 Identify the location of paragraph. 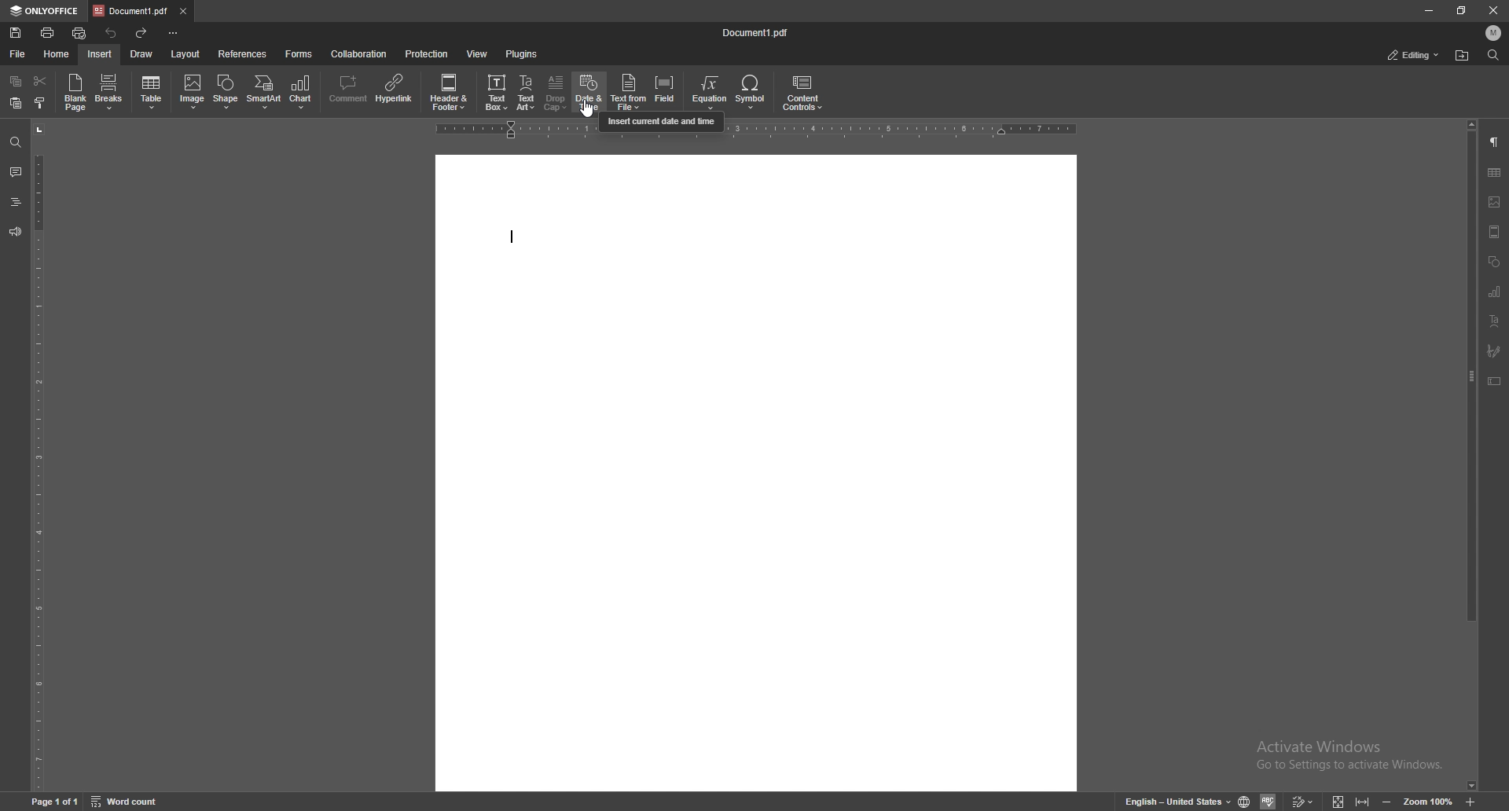
(1495, 144).